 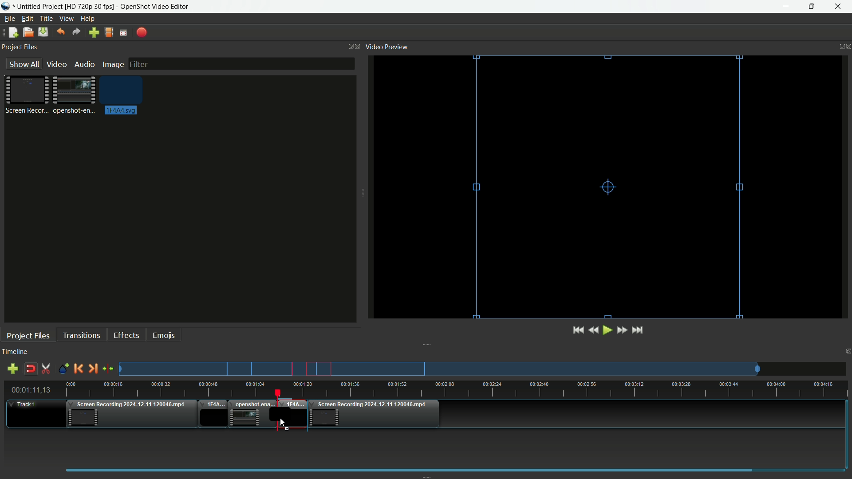 What do you see at coordinates (108, 33) in the screenshot?
I see `Profile` at bounding box center [108, 33].